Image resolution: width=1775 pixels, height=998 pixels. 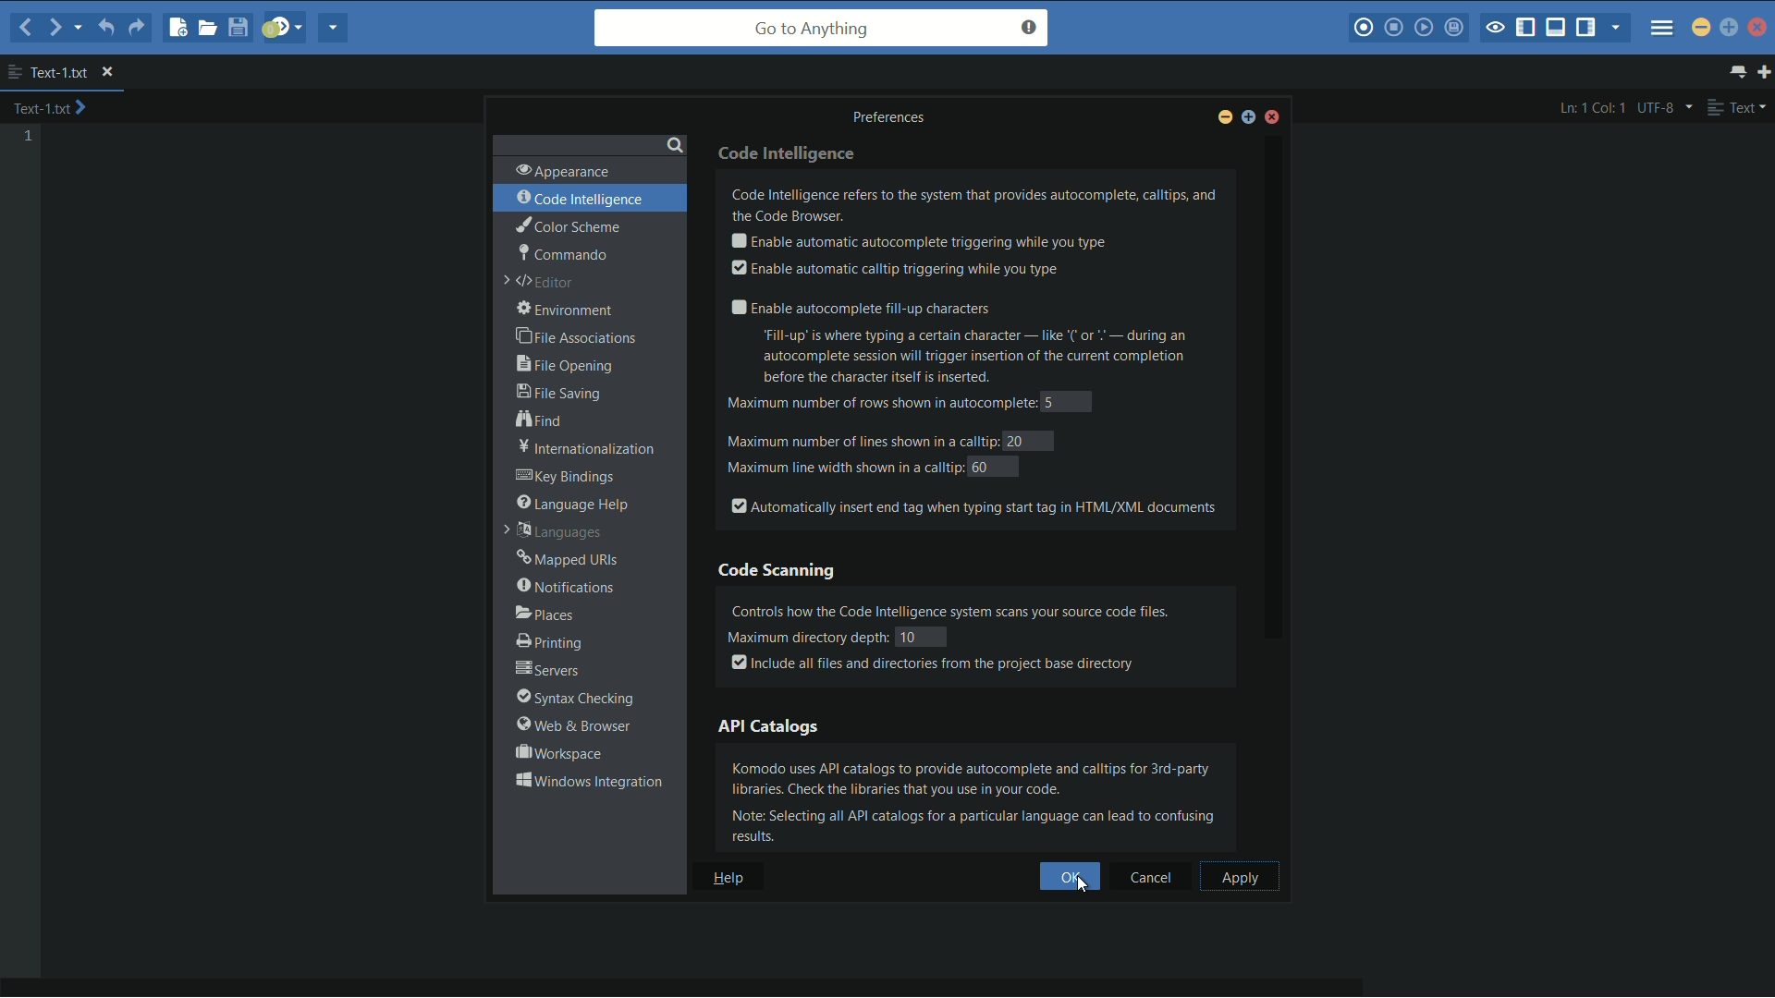 I want to click on Include all files and directories from the project base directory, so click(x=936, y=664).